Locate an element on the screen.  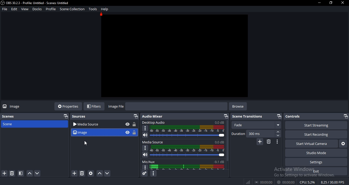
edit is located at coordinates (14, 9).